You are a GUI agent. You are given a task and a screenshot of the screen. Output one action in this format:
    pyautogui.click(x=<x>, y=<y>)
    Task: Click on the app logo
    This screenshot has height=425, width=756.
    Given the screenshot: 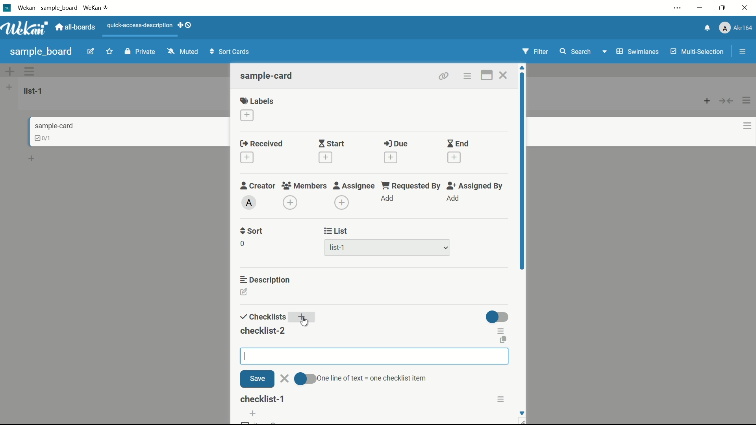 What is the action you would take?
    pyautogui.click(x=24, y=28)
    